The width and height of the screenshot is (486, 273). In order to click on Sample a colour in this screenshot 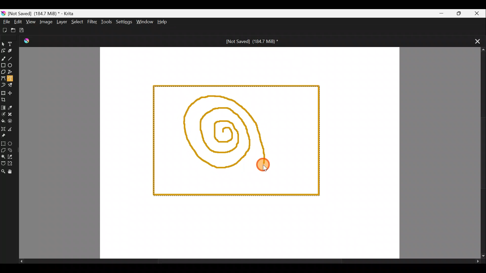, I will do `click(11, 108)`.